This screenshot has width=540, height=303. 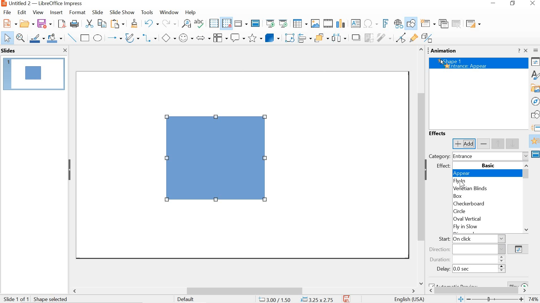 I want to click on copy, so click(x=103, y=23).